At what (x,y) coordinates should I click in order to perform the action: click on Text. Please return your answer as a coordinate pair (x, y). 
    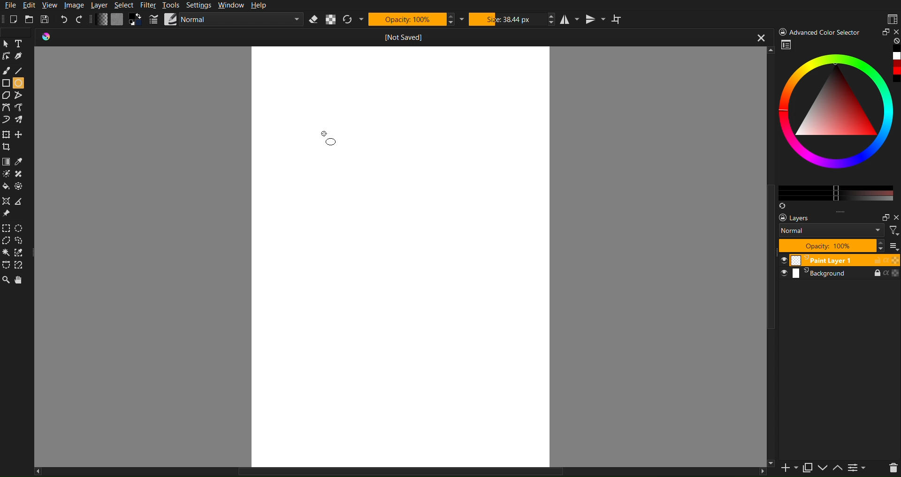
    Looking at the image, I should click on (23, 44).